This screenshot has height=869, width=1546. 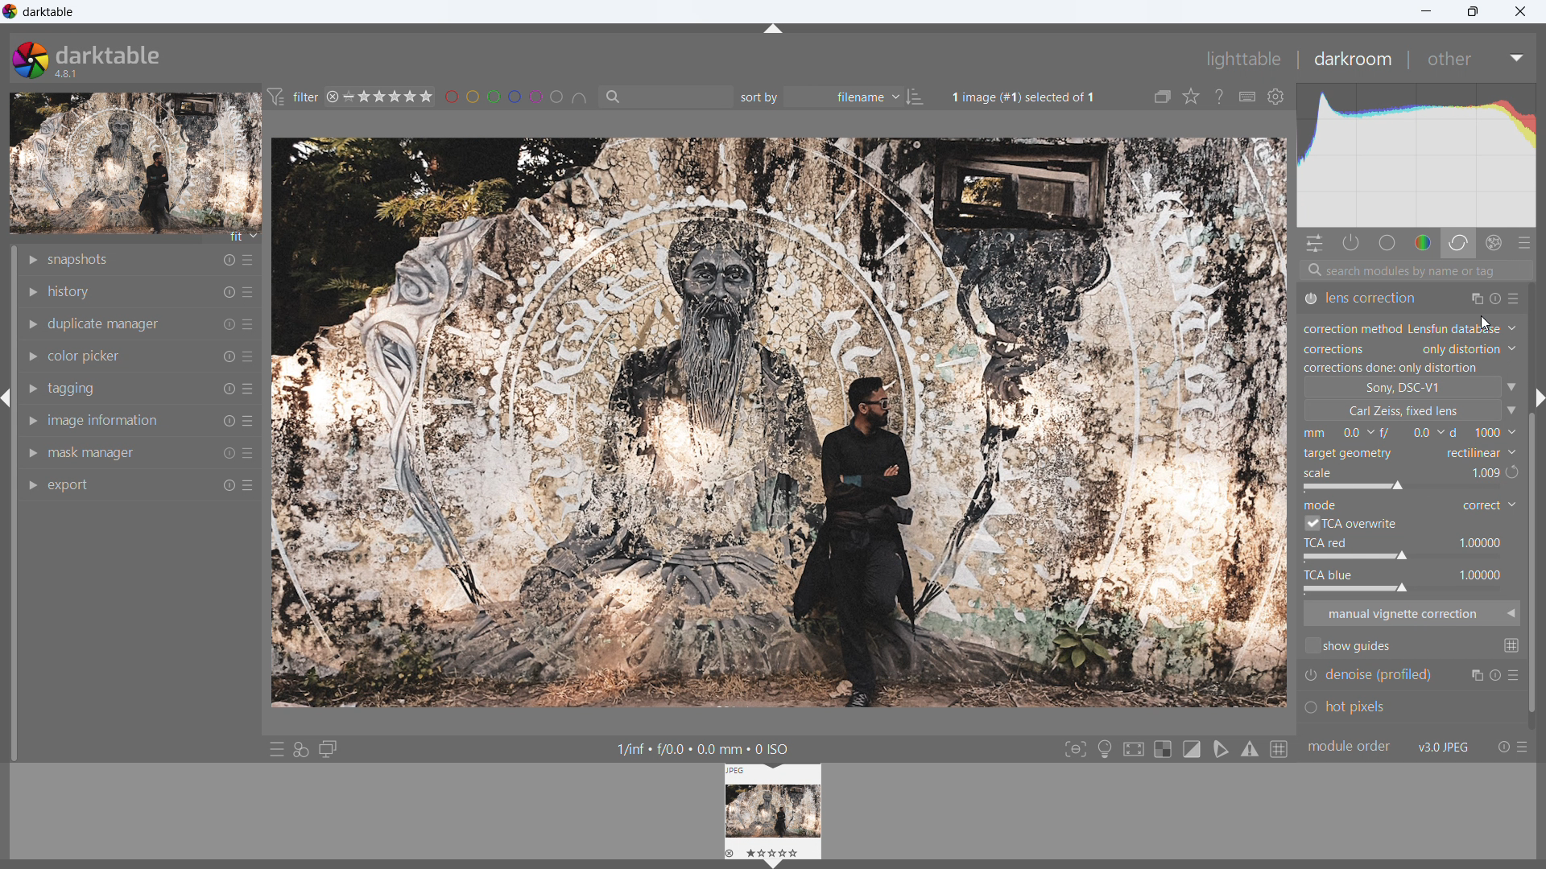 What do you see at coordinates (1412, 387) in the screenshot?
I see `camera type` at bounding box center [1412, 387].